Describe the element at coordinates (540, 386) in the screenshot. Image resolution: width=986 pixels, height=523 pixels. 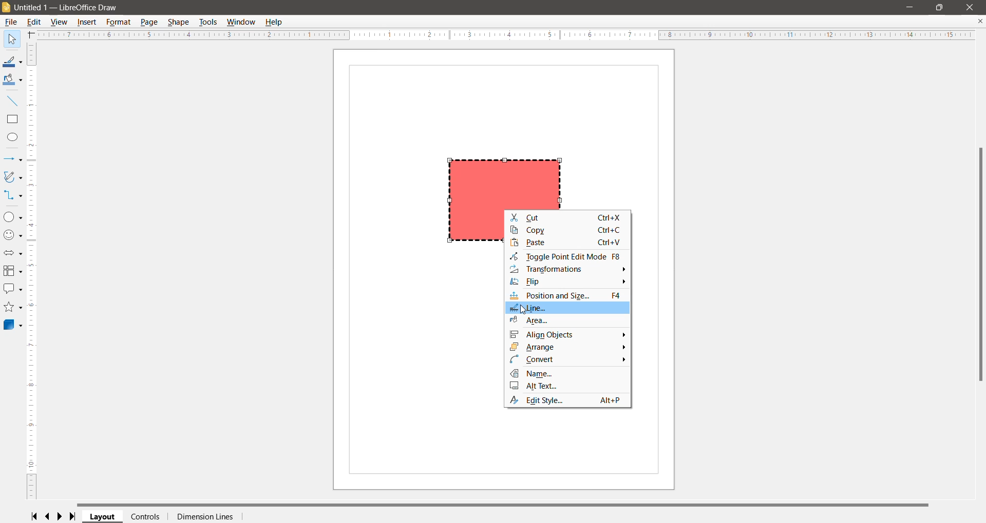
I see `Alt Text` at that location.